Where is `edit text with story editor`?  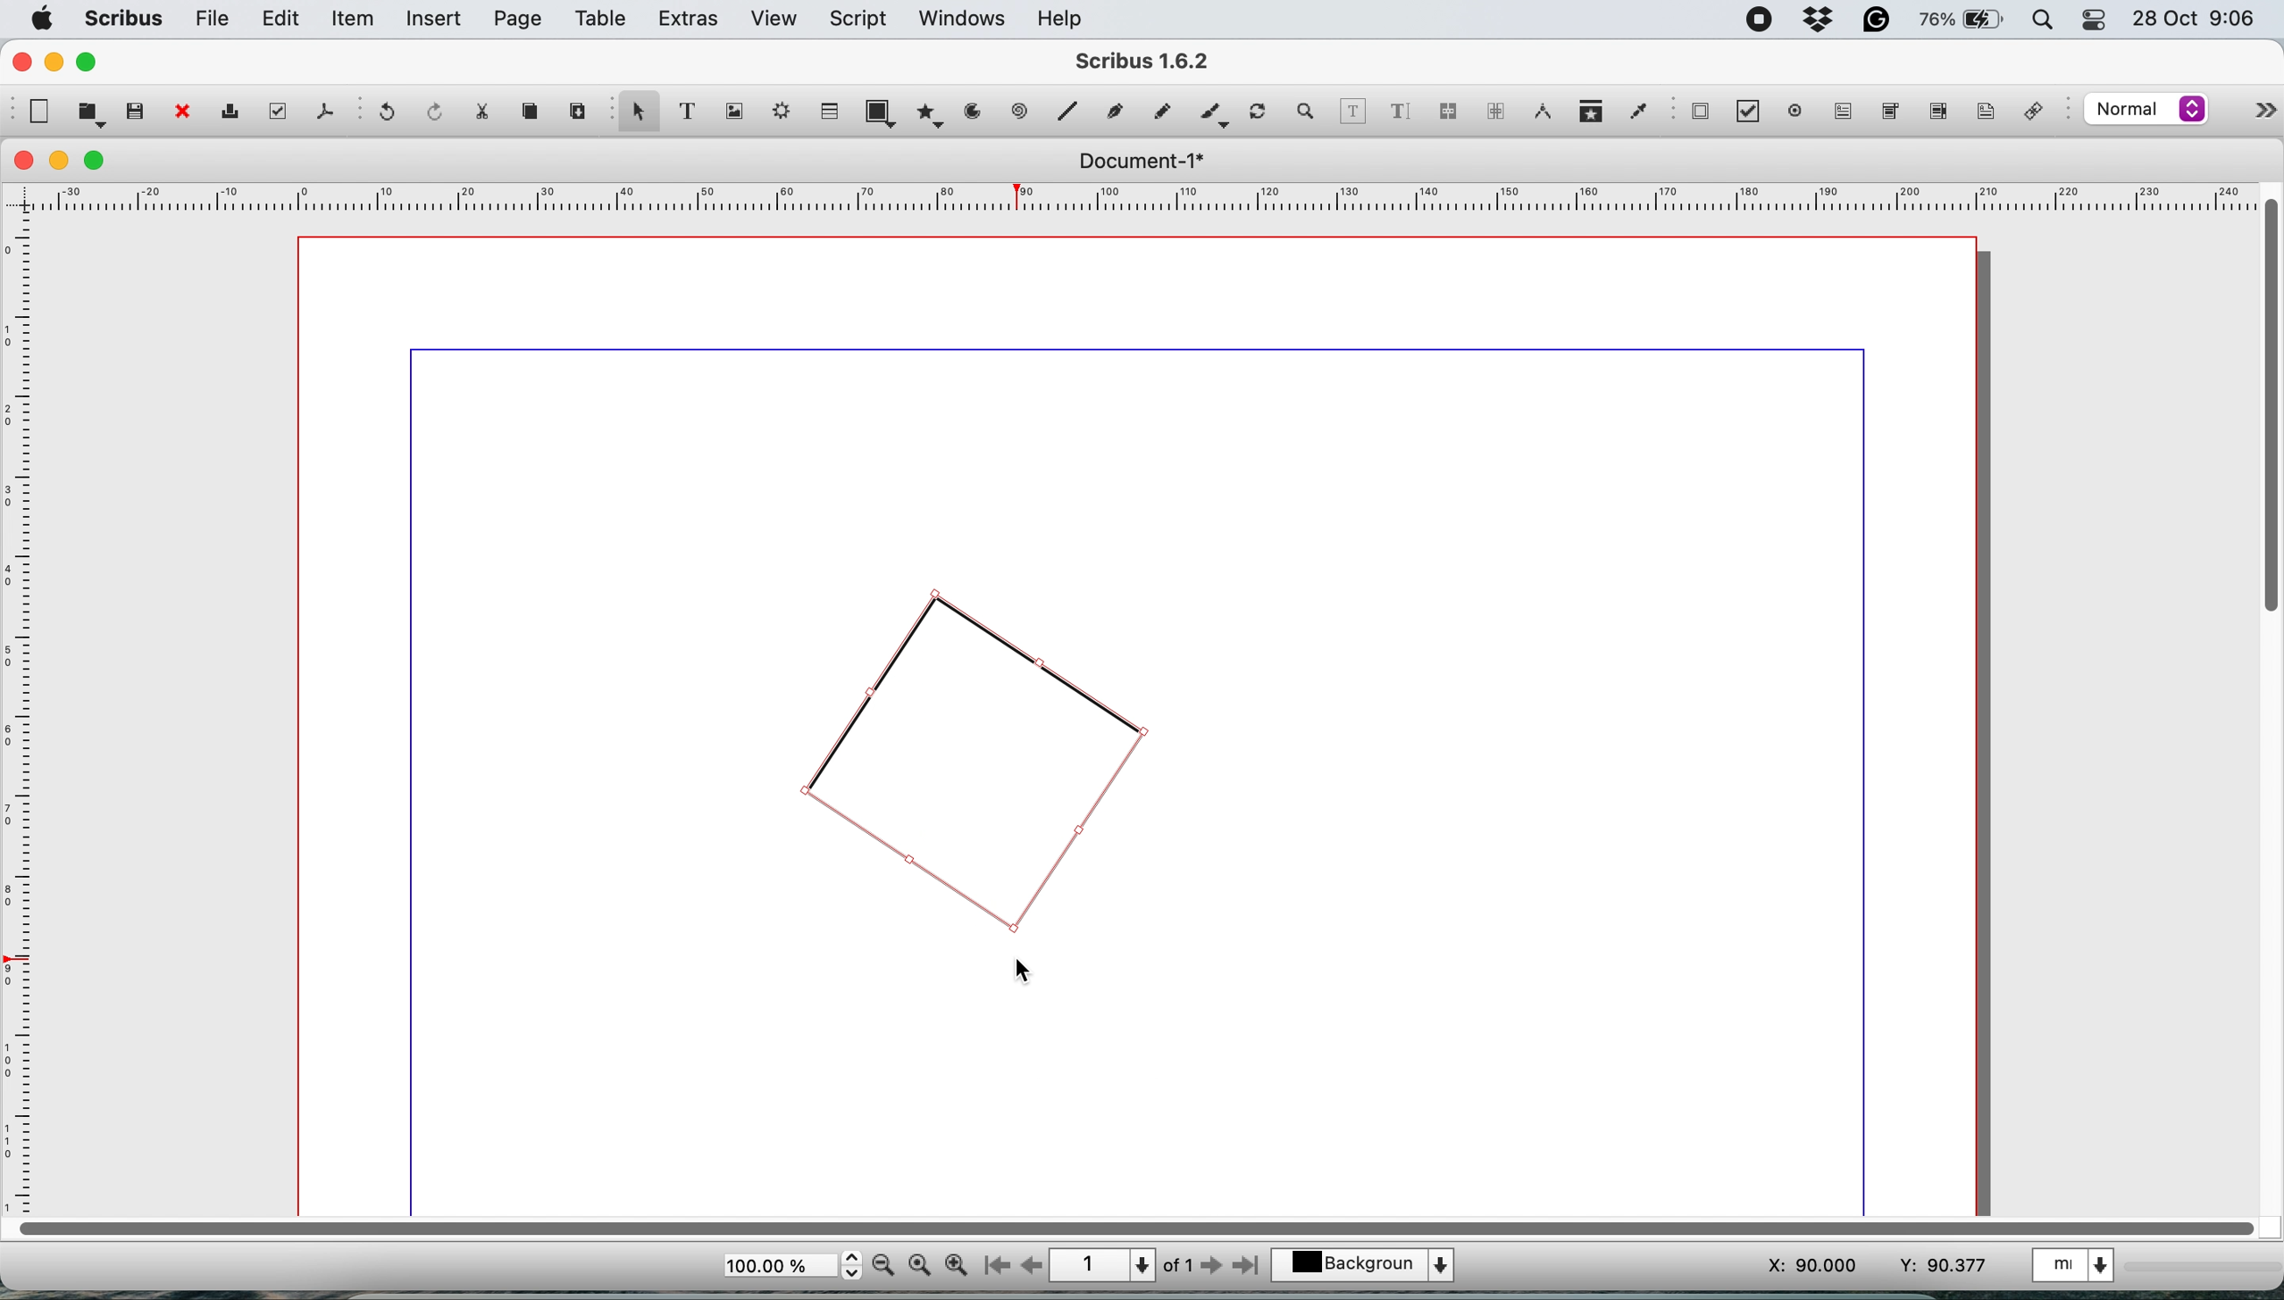
edit text with story editor is located at coordinates (1402, 110).